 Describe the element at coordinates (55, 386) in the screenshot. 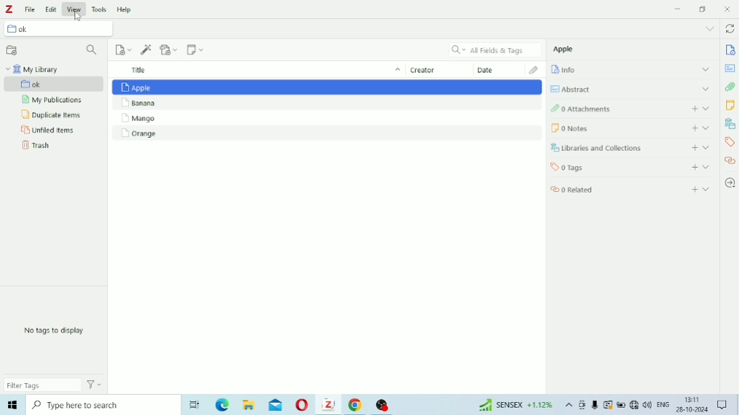

I see `Filter Tags.` at that location.